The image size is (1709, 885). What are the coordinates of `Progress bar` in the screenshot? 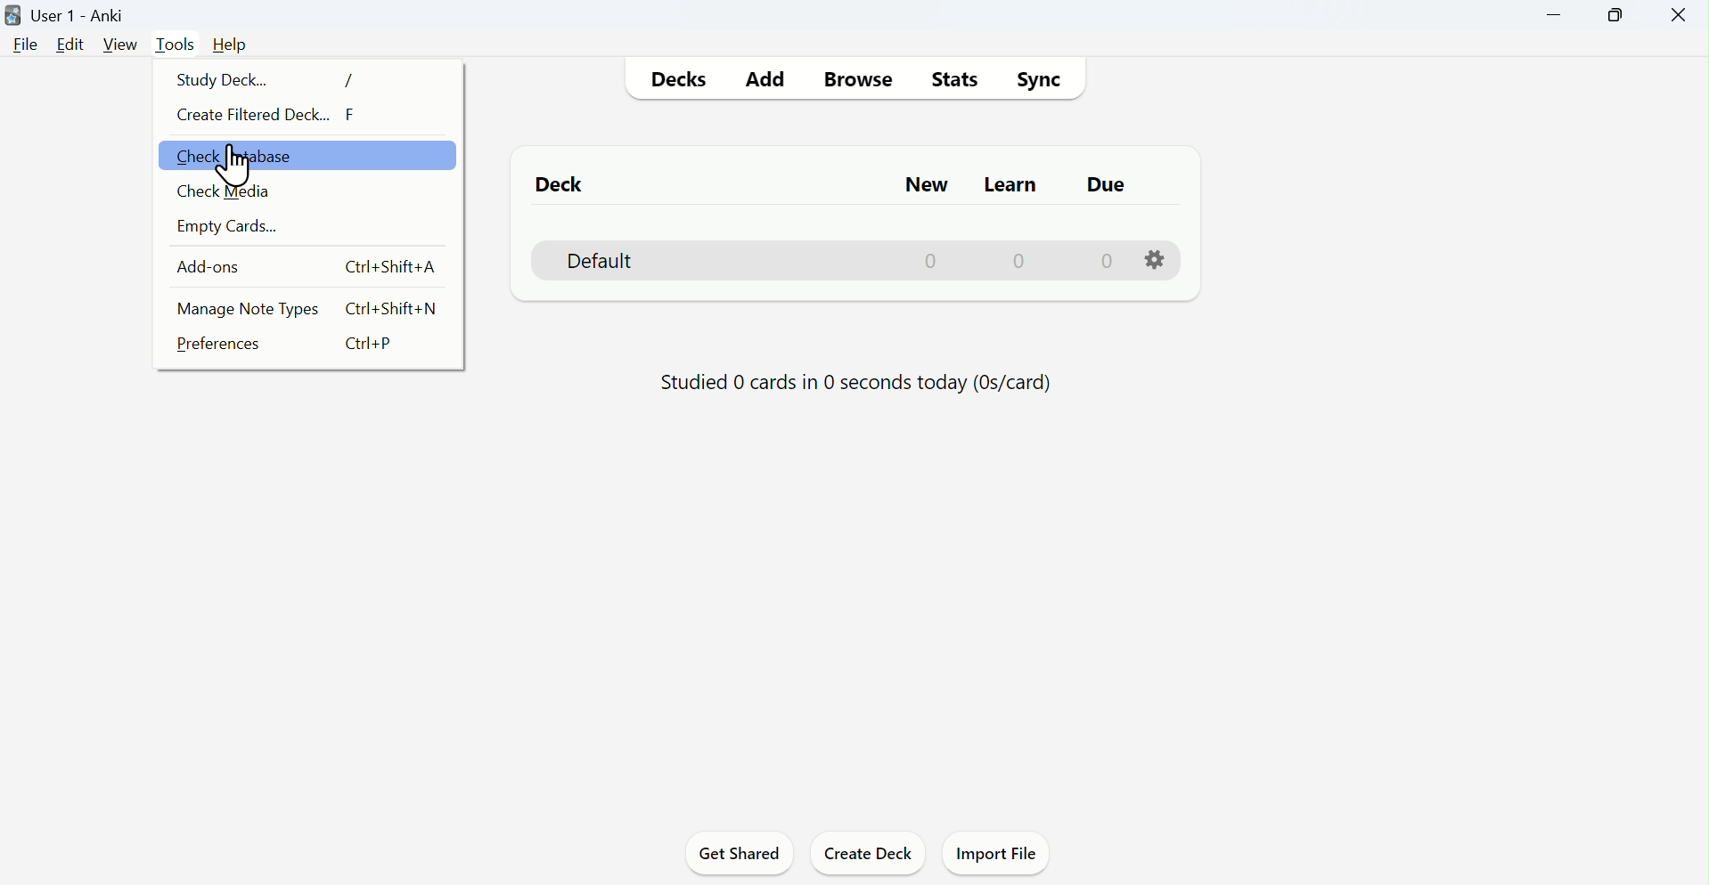 It's located at (858, 382).